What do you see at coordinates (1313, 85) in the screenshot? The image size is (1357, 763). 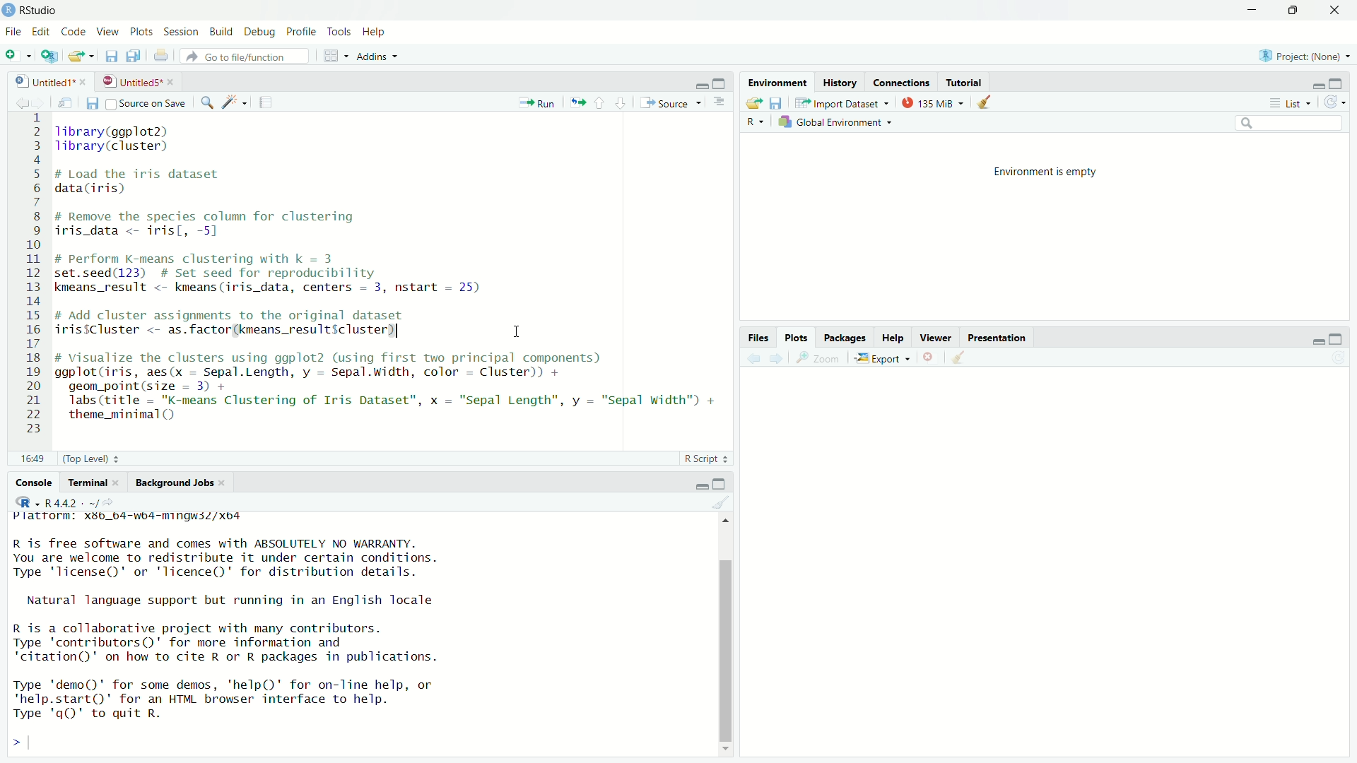 I see `minimize` at bounding box center [1313, 85].